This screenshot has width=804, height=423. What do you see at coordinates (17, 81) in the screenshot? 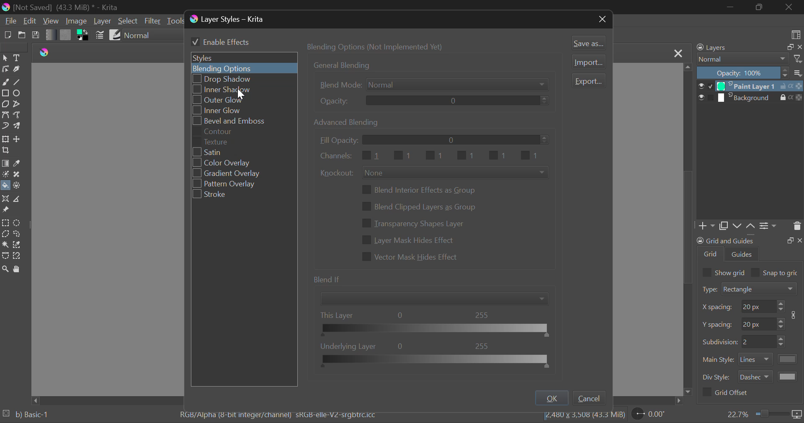
I see `Line` at bounding box center [17, 81].